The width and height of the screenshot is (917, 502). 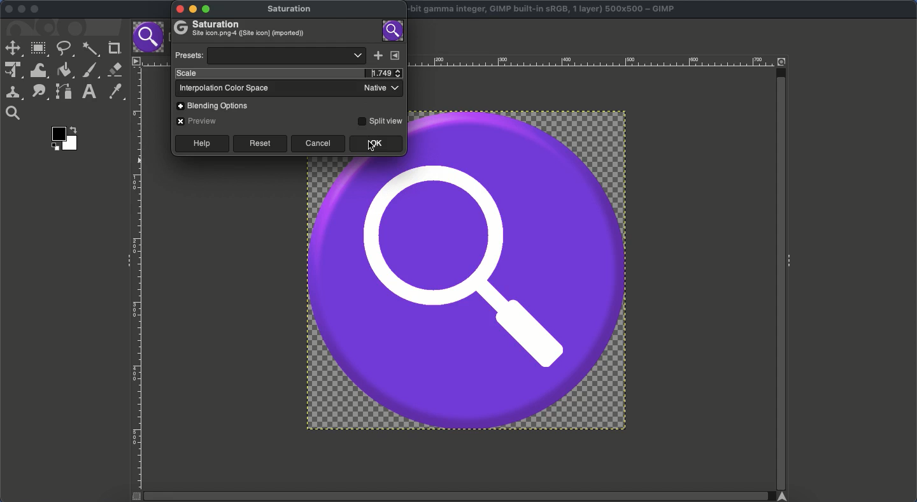 What do you see at coordinates (394, 30) in the screenshot?
I see `Image` at bounding box center [394, 30].